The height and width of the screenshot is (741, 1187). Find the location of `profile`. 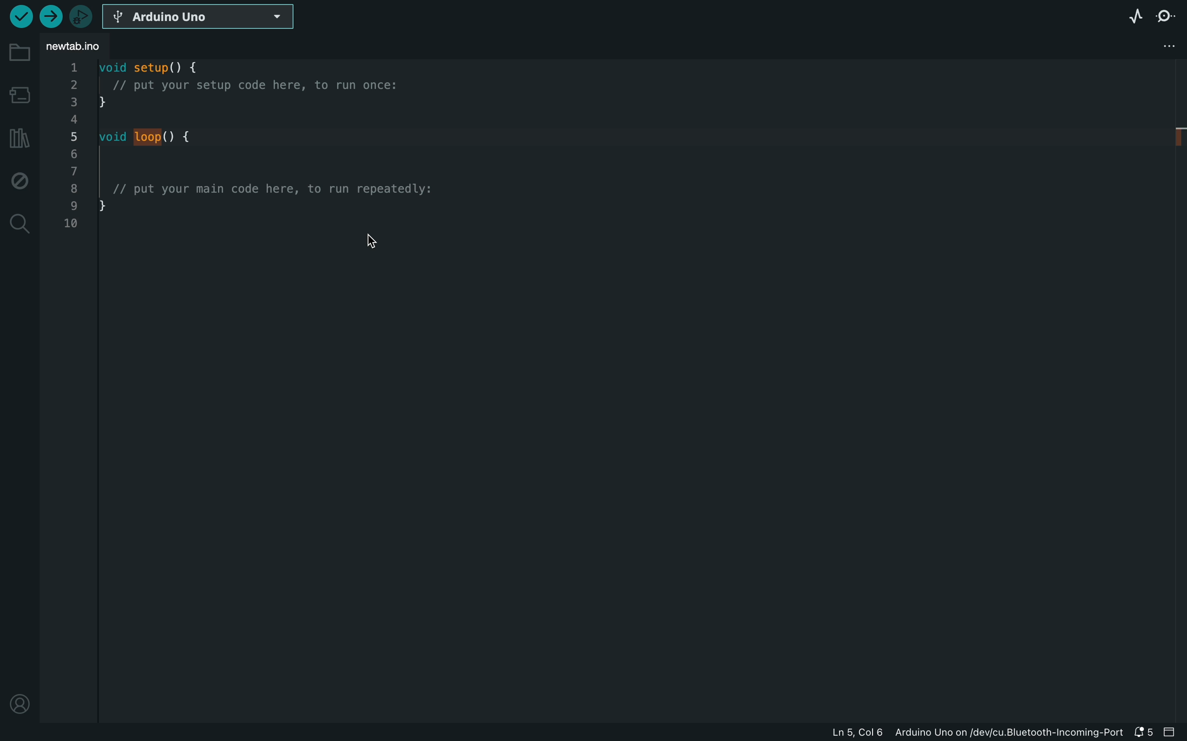

profile is located at coordinates (16, 699).